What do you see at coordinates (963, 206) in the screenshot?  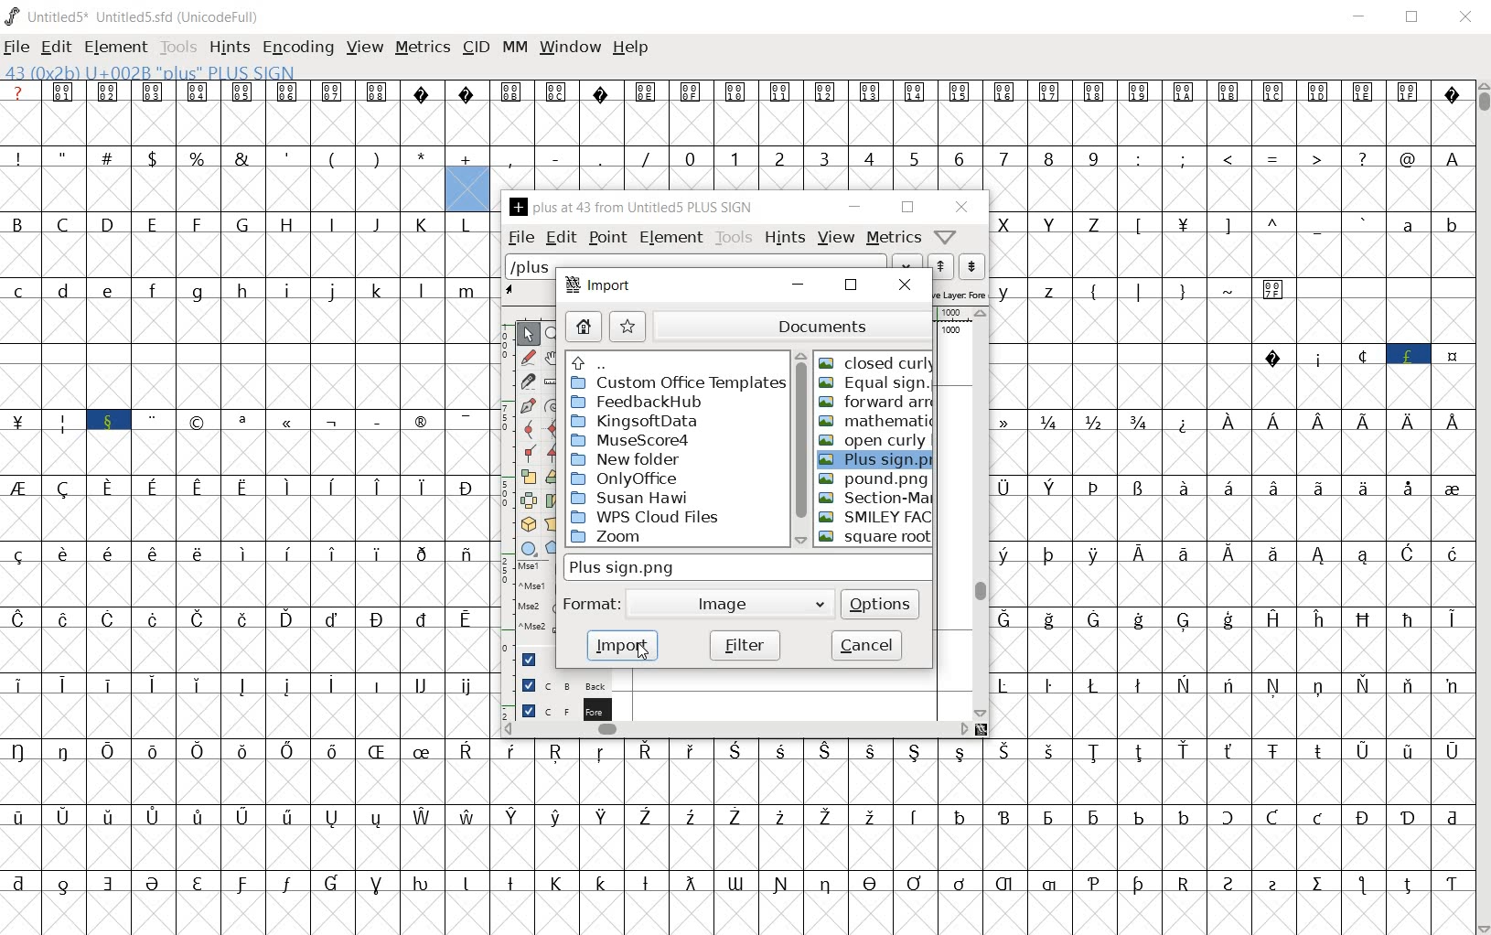 I see `close` at bounding box center [963, 206].